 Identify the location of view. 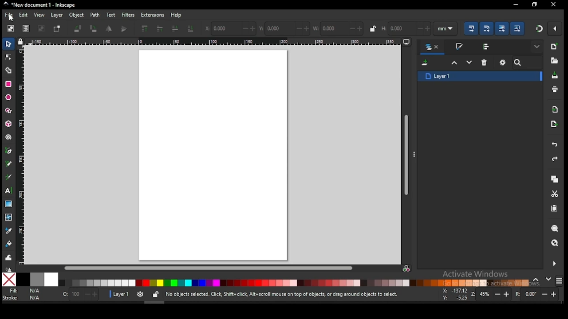
(40, 15).